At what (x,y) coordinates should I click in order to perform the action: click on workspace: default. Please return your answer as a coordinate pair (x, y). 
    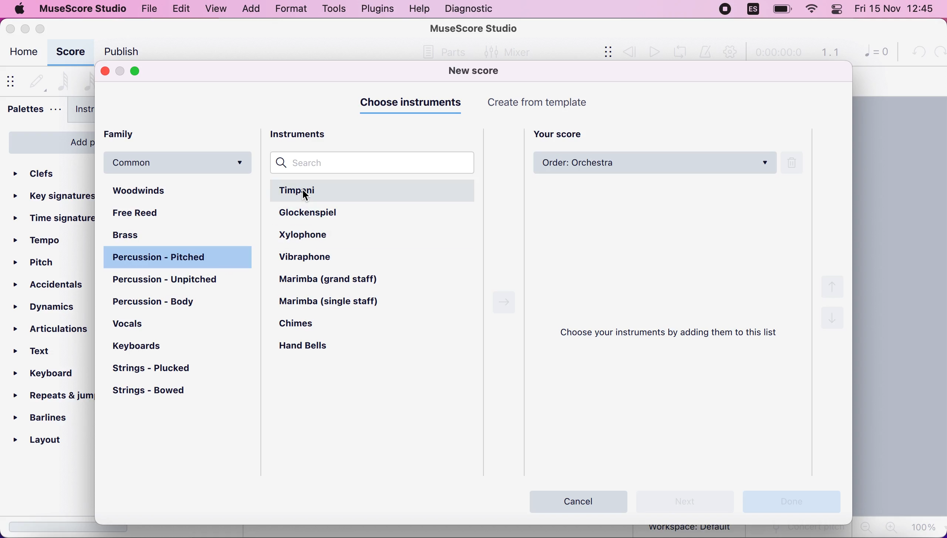
    Looking at the image, I should click on (692, 529).